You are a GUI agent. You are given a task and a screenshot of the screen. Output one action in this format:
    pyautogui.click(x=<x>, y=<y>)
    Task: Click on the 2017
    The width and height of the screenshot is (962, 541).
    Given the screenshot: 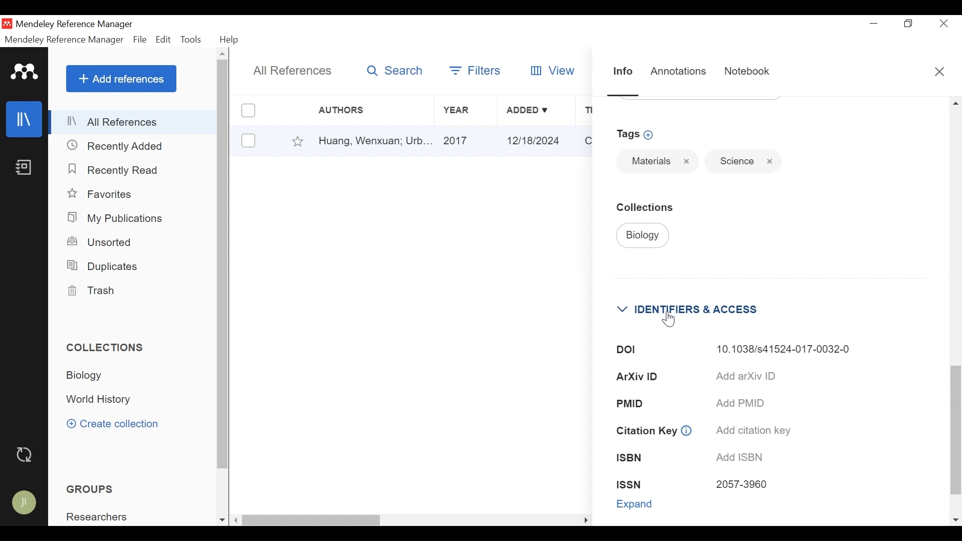 What is the action you would take?
    pyautogui.click(x=466, y=141)
    